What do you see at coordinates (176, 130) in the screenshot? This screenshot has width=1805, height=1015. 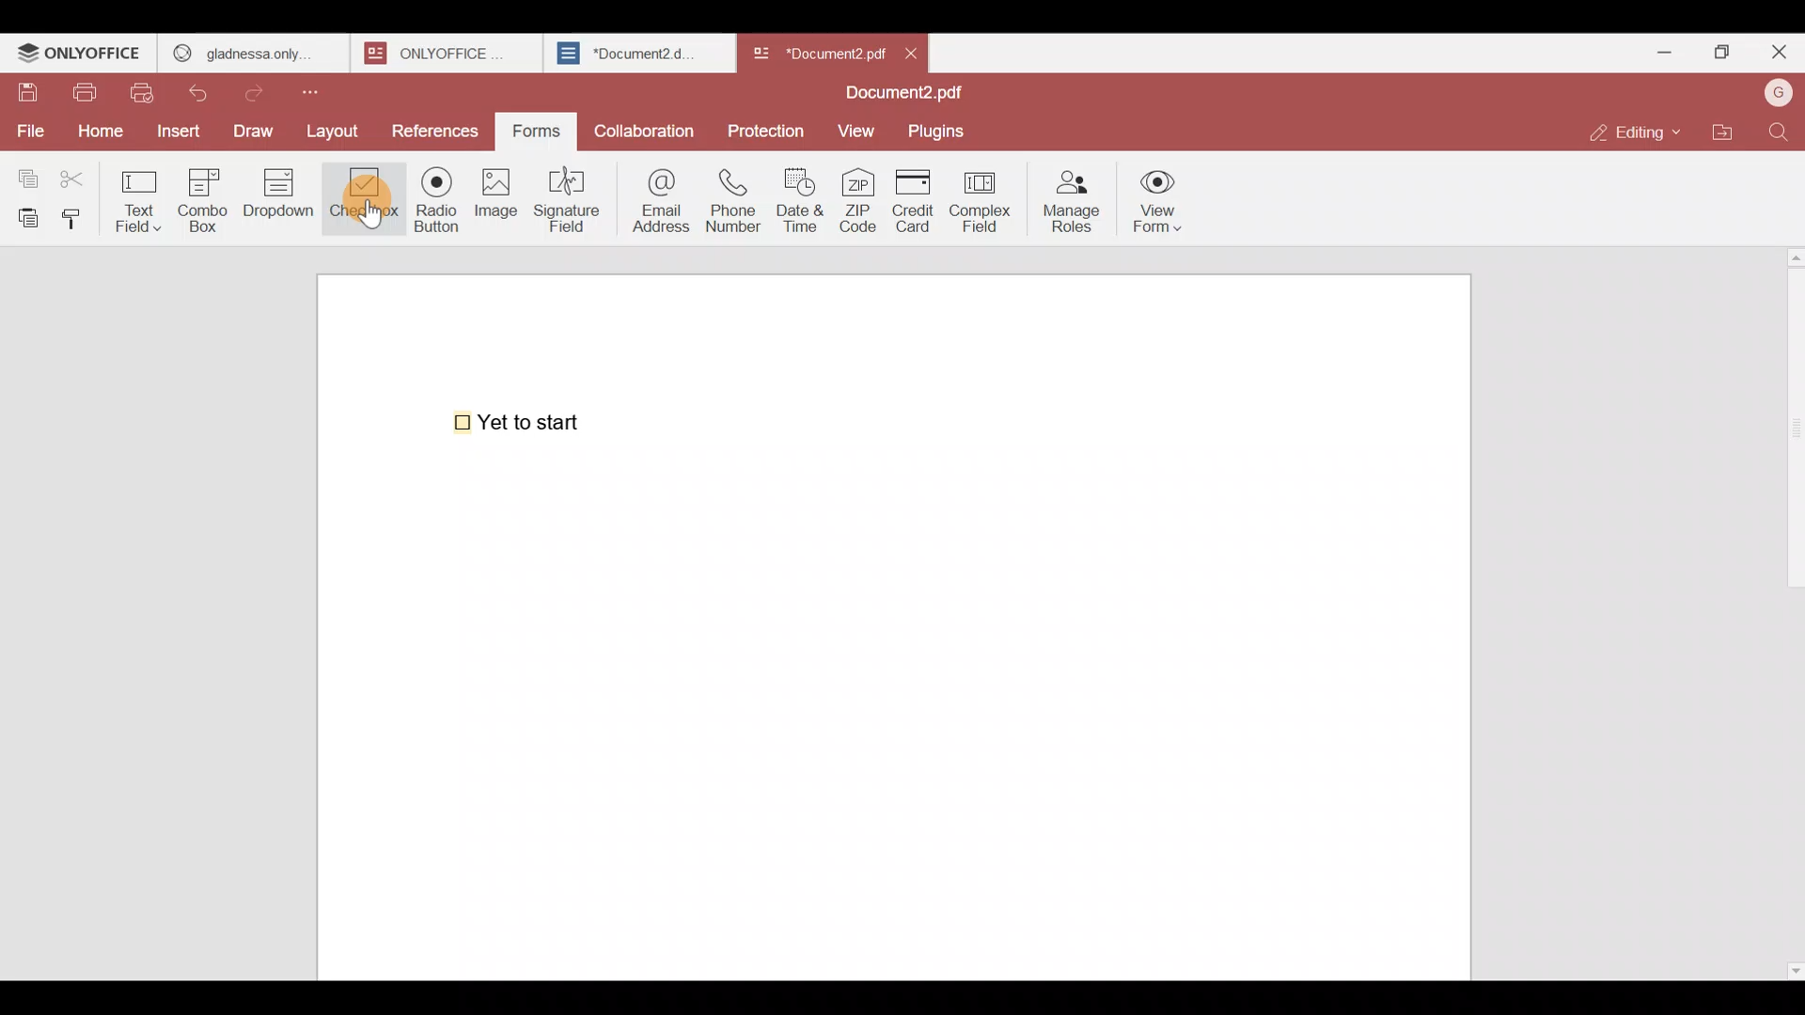 I see `Insert` at bounding box center [176, 130].